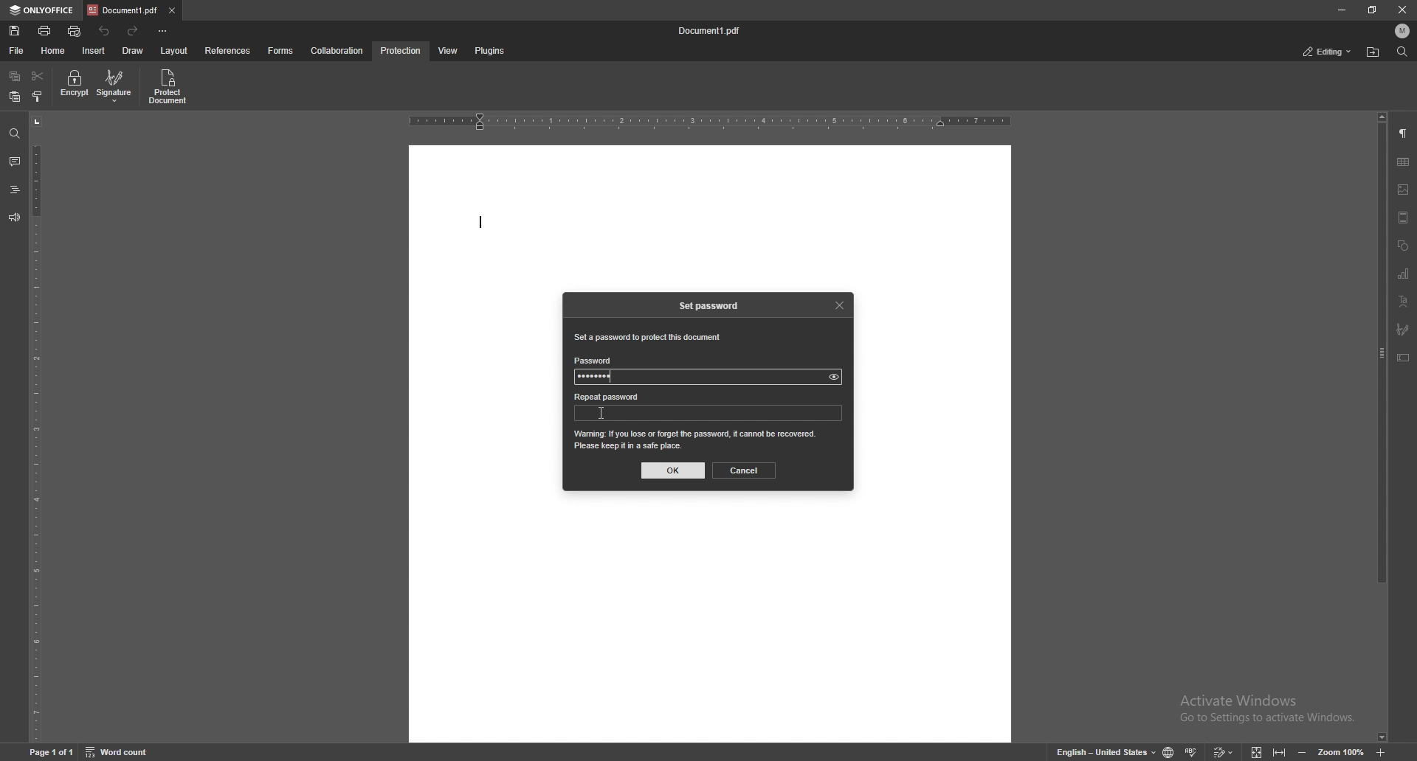  I want to click on repeat password, so click(610, 398).